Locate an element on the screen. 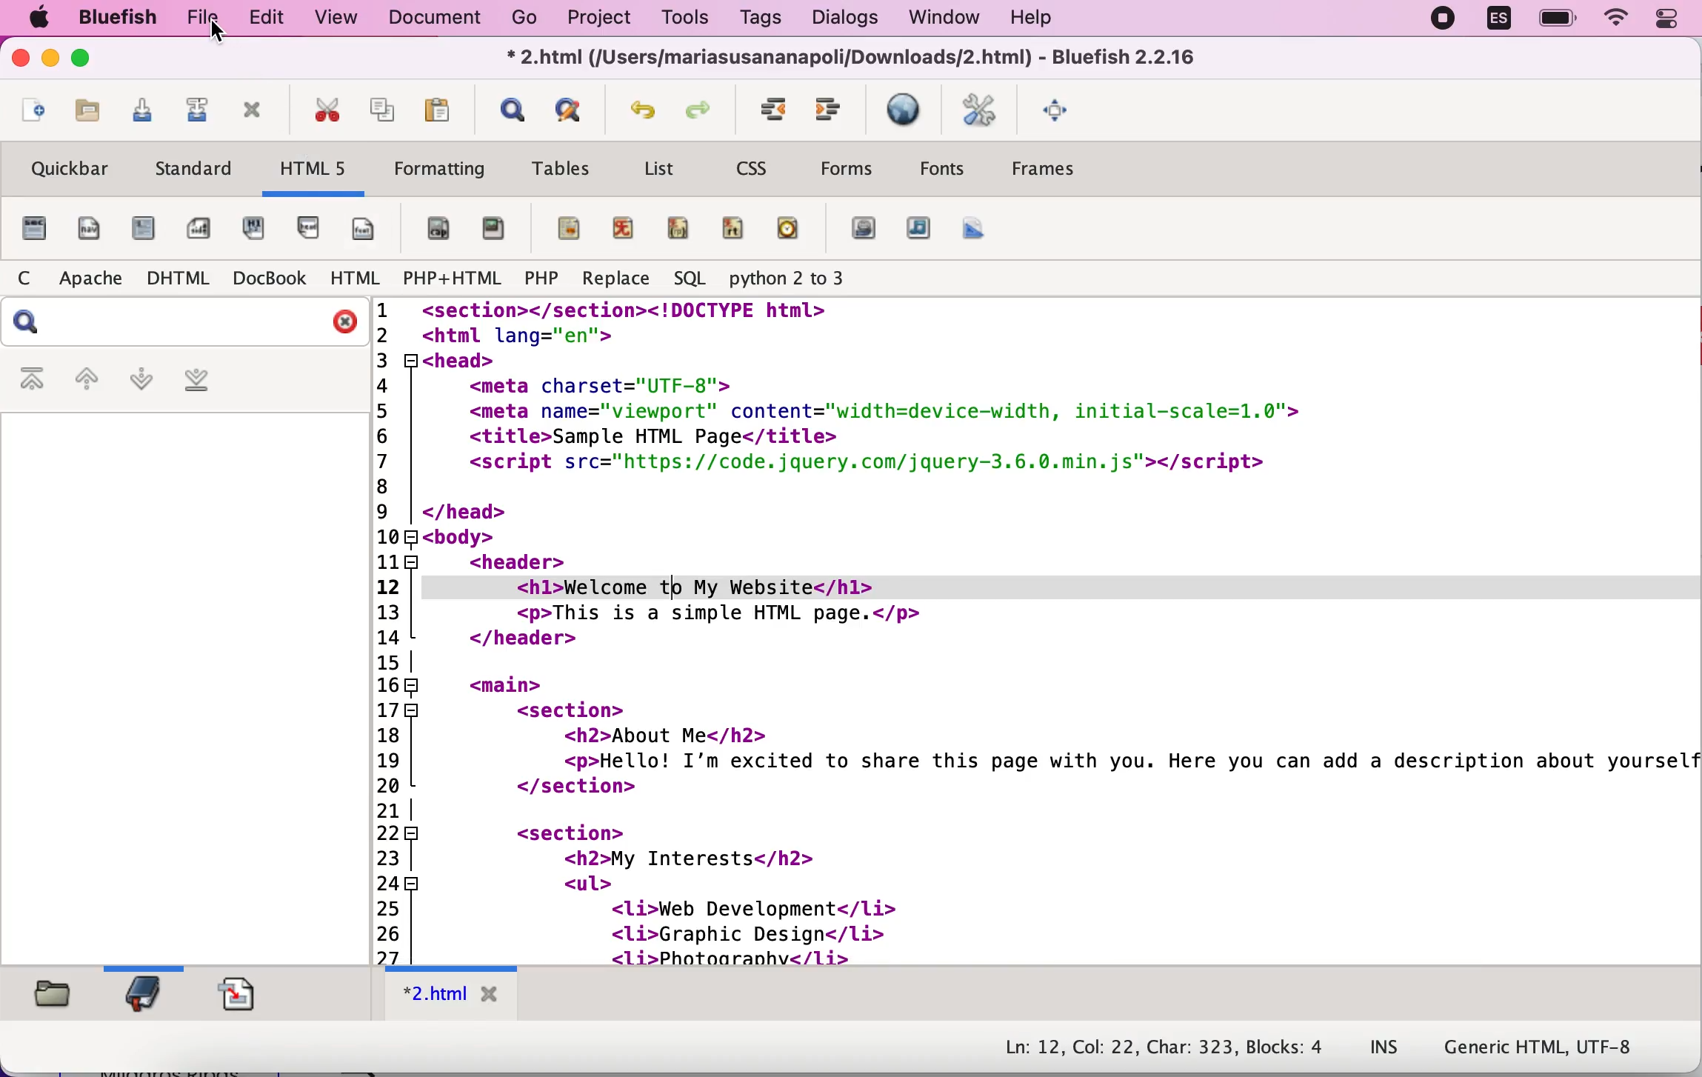 This screenshot has width=1702, height=1077. standard is located at coordinates (190, 172).